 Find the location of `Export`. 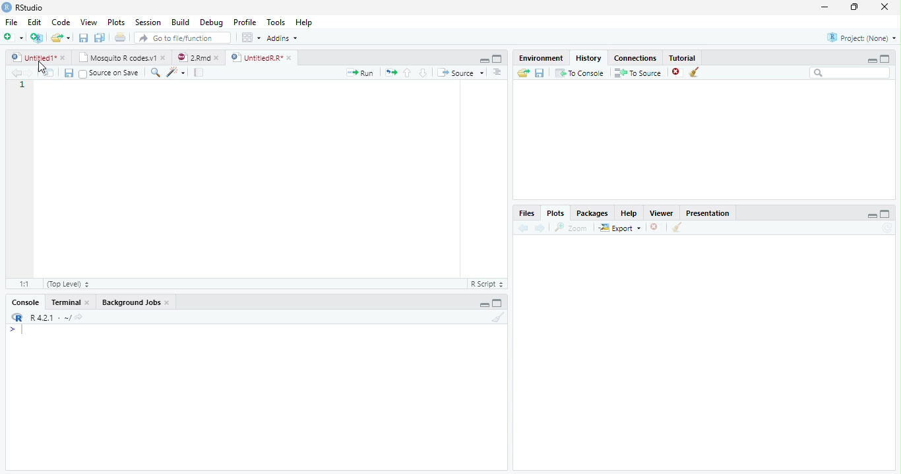

Export is located at coordinates (621, 227).